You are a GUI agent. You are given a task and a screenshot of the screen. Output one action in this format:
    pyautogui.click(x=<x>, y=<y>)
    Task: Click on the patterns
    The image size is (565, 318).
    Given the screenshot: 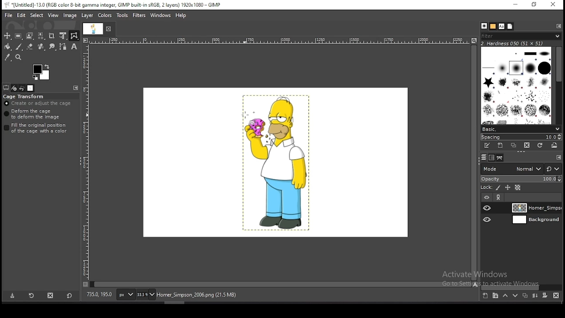 What is the action you would take?
    pyautogui.click(x=493, y=26)
    